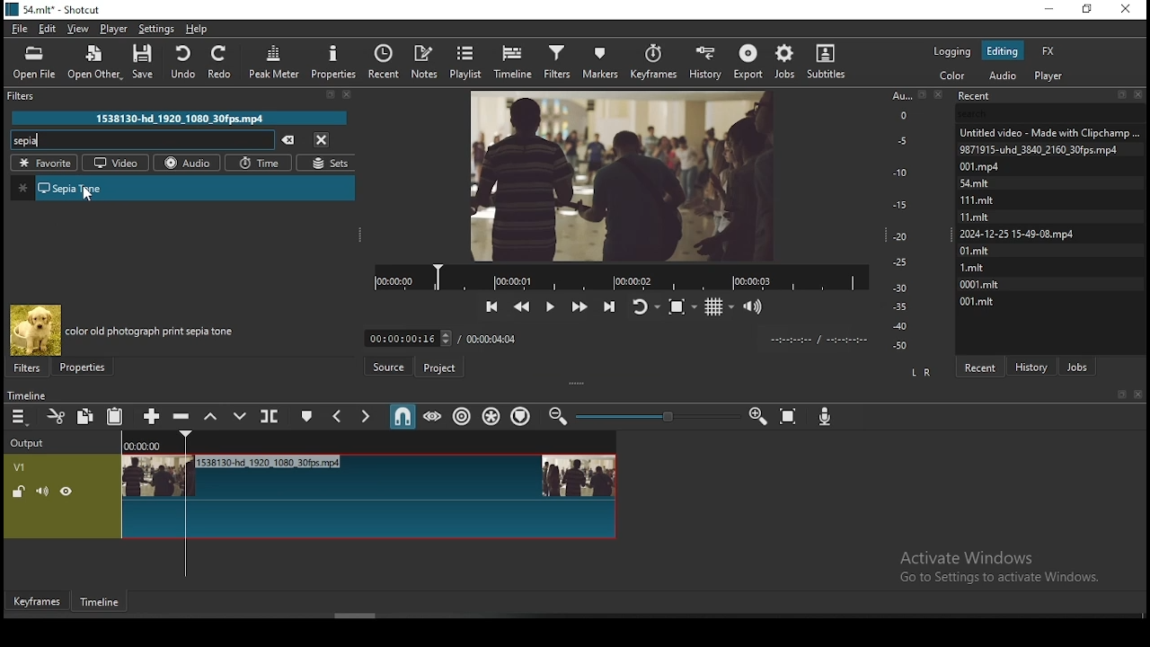 Image resolution: width=1150 pixels, height=647 pixels. What do you see at coordinates (402, 336) in the screenshot?
I see `elapsed time` at bounding box center [402, 336].